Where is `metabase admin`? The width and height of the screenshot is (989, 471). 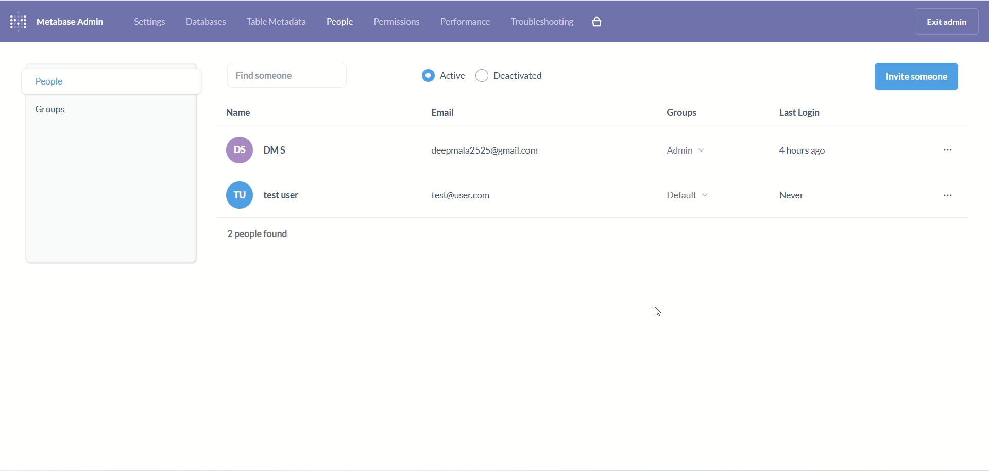 metabase admin is located at coordinates (75, 24).